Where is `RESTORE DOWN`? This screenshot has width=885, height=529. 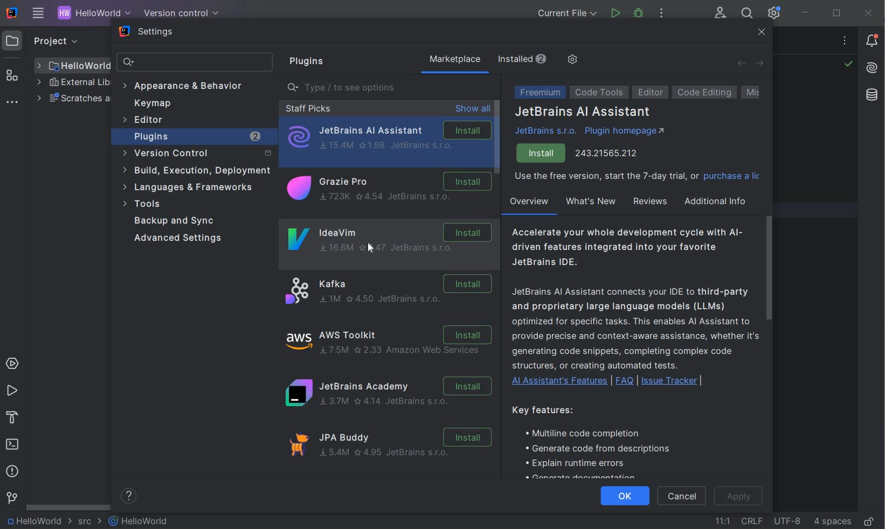 RESTORE DOWN is located at coordinates (836, 15).